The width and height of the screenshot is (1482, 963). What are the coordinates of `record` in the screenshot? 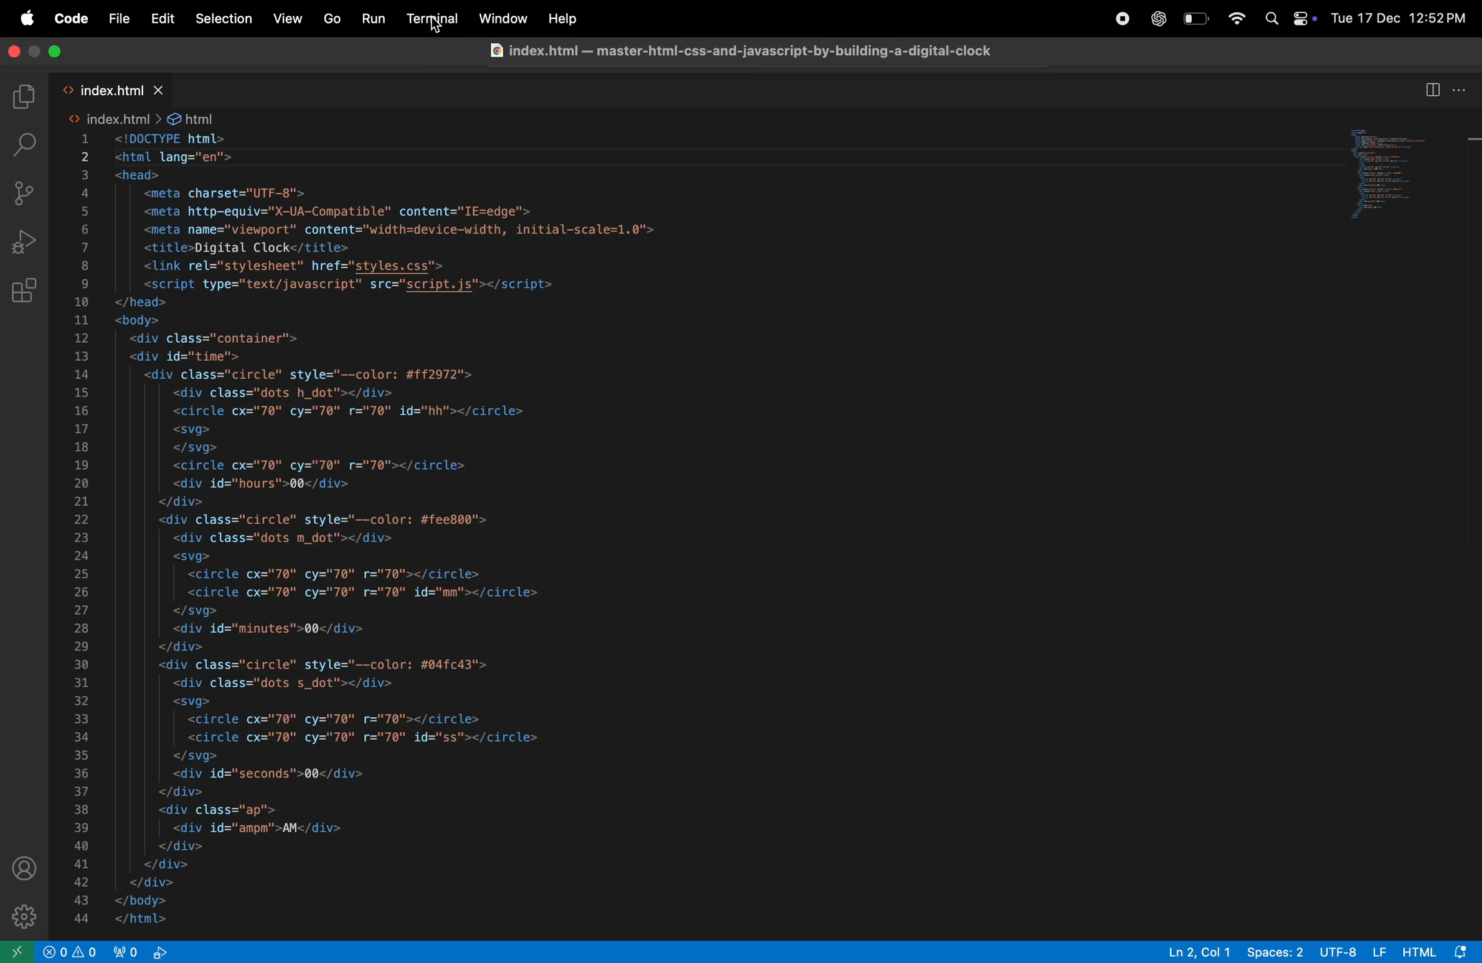 It's located at (1117, 17).